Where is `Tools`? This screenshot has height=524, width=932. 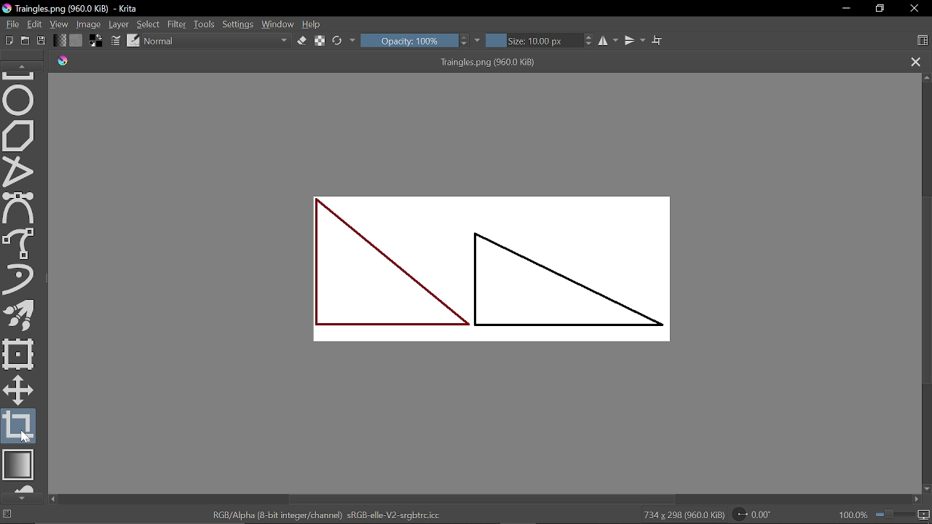
Tools is located at coordinates (205, 24).